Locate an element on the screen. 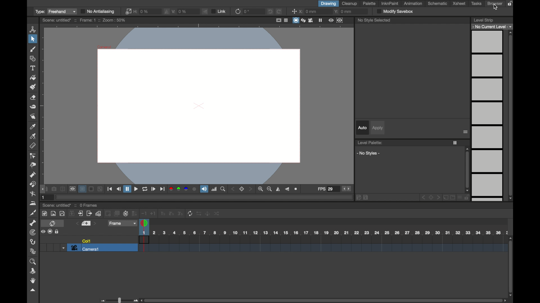 Image resolution: width=540 pixels, height=303 pixels. scene is located at coordinates (84, 20).